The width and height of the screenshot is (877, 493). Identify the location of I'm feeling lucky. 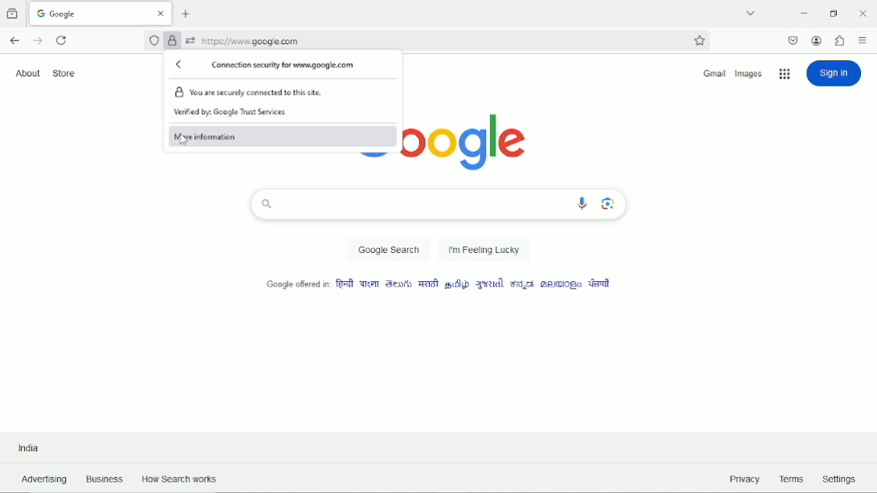
(484, 250).